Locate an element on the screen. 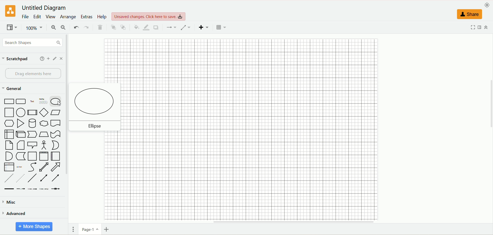 The image size is (493, 235). to front is located at coordinates (113, 27).